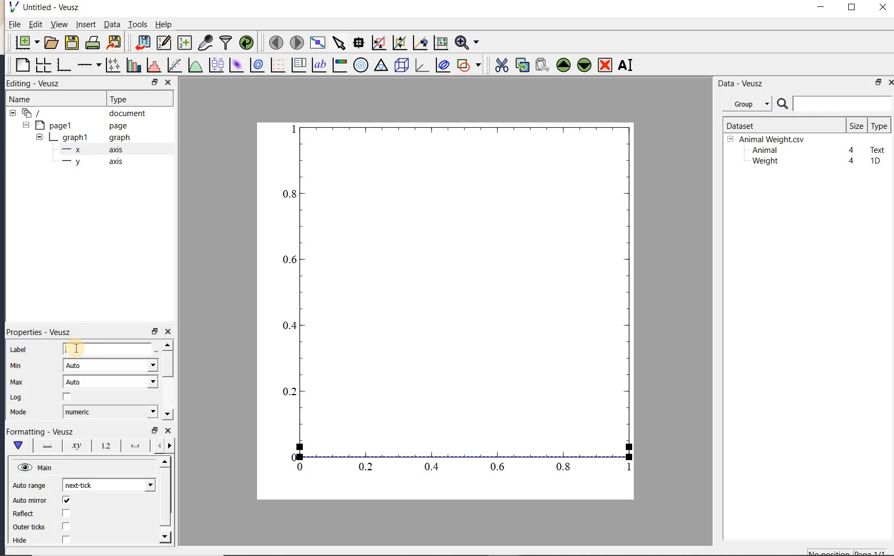  What do you see at coordinates (378, 43) in the screenshot?
I see `click or draw a rectangle to zoom graph axes` at bounding box center [378, 43].